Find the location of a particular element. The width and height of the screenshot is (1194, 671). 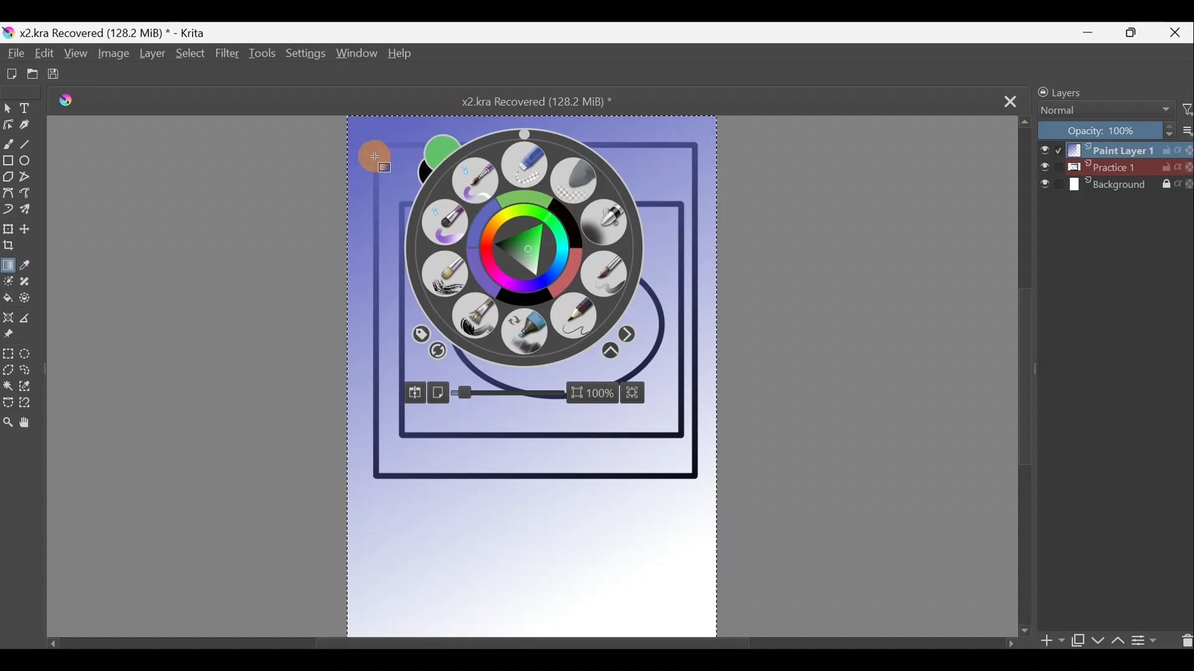

Help is located at coordinates (400, 55).